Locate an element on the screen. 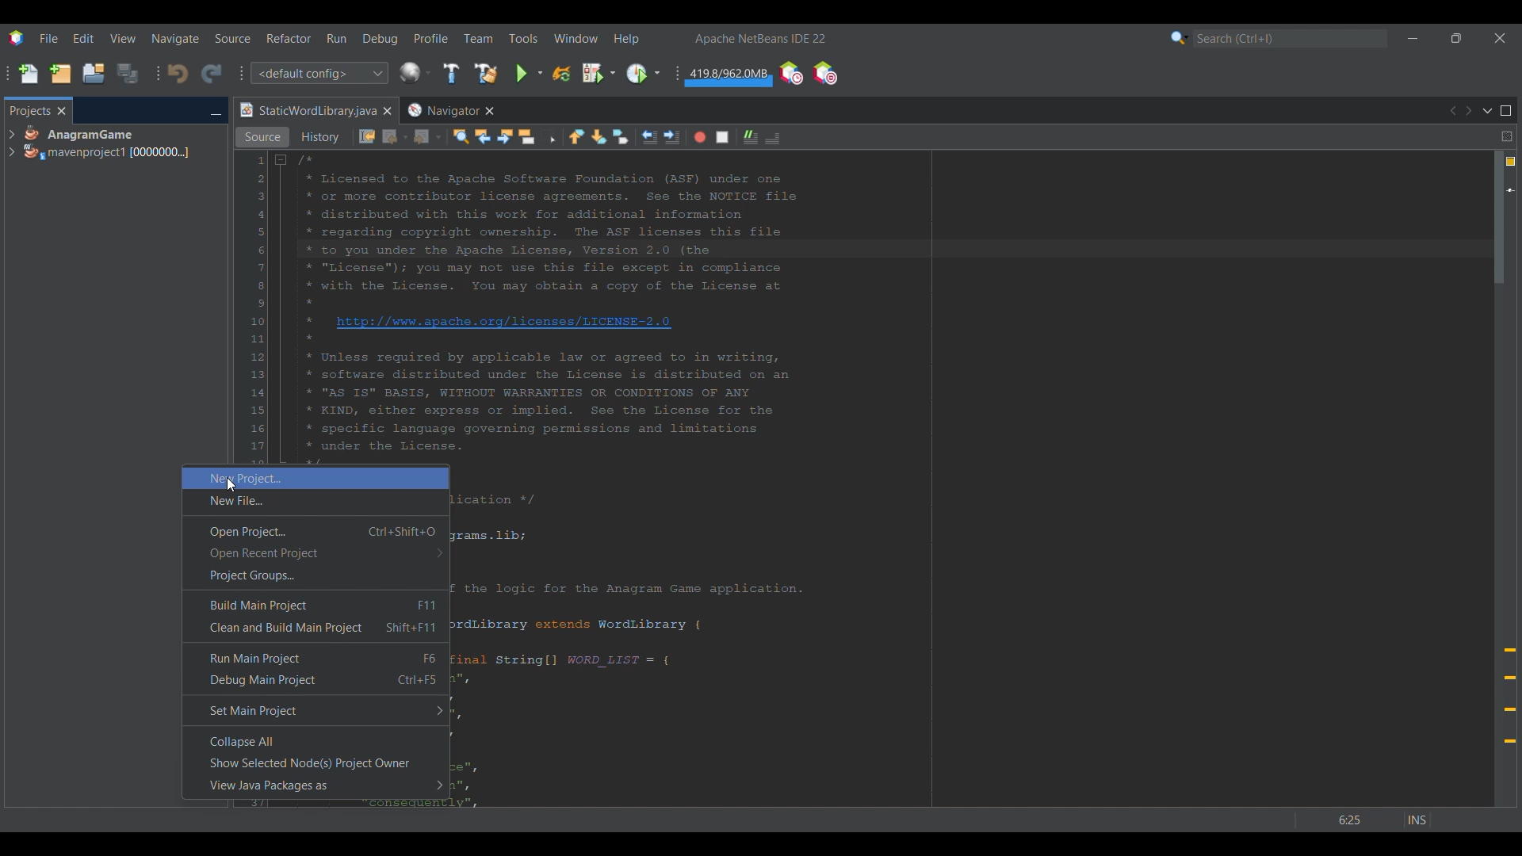  Show documents list is located at coordinates (1487, 110).